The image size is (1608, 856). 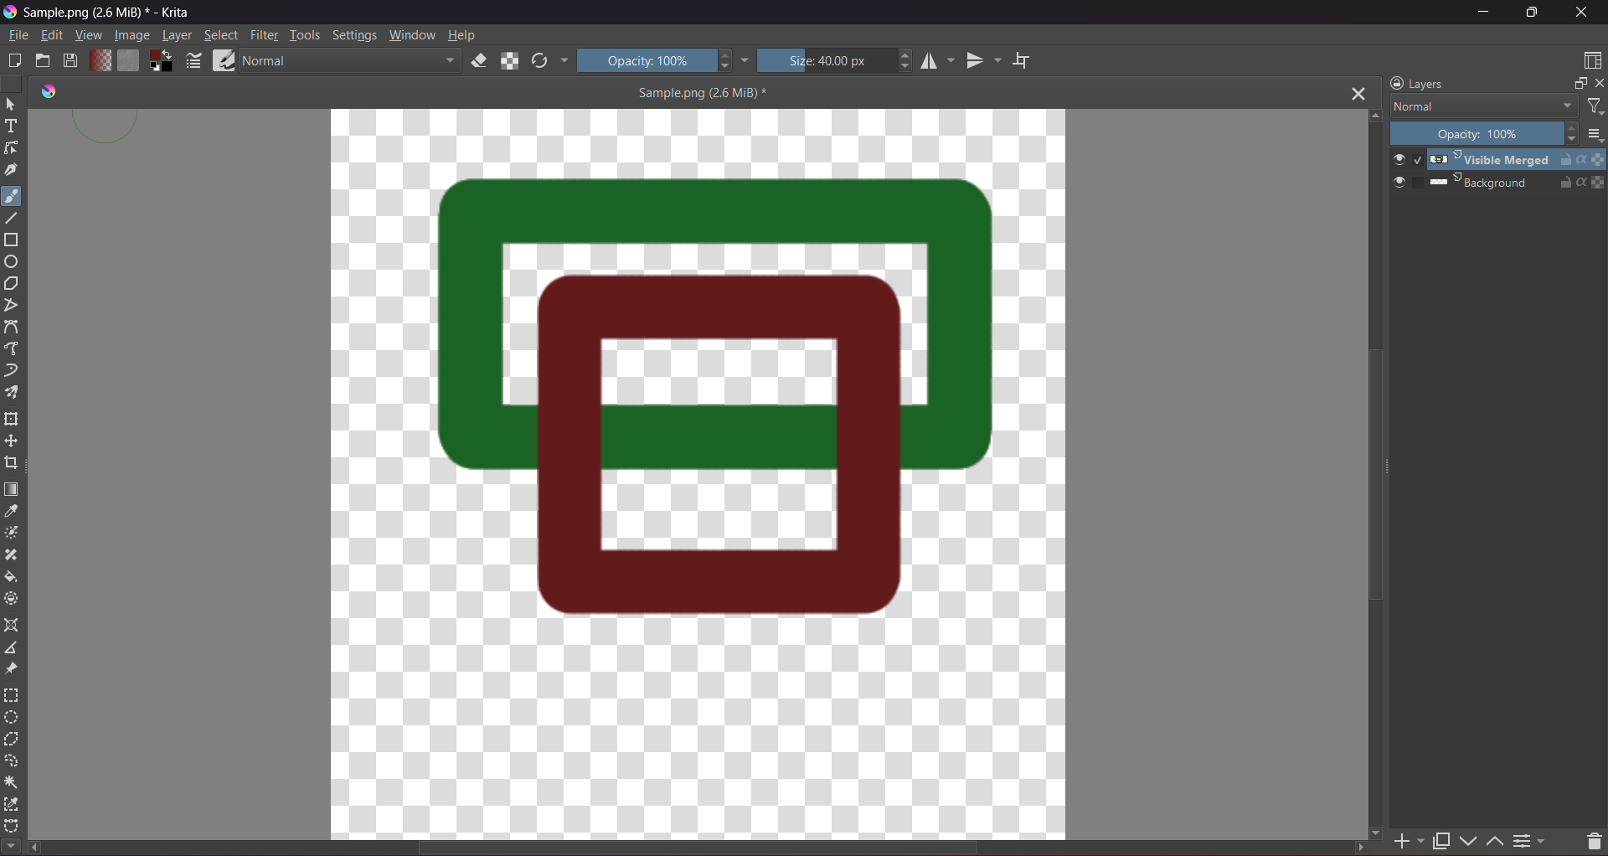 What do you see at coordinates (1376, 477) in the screenshot?
I see `Vertical Scroll Bar` at bounding box center [1376, 477].